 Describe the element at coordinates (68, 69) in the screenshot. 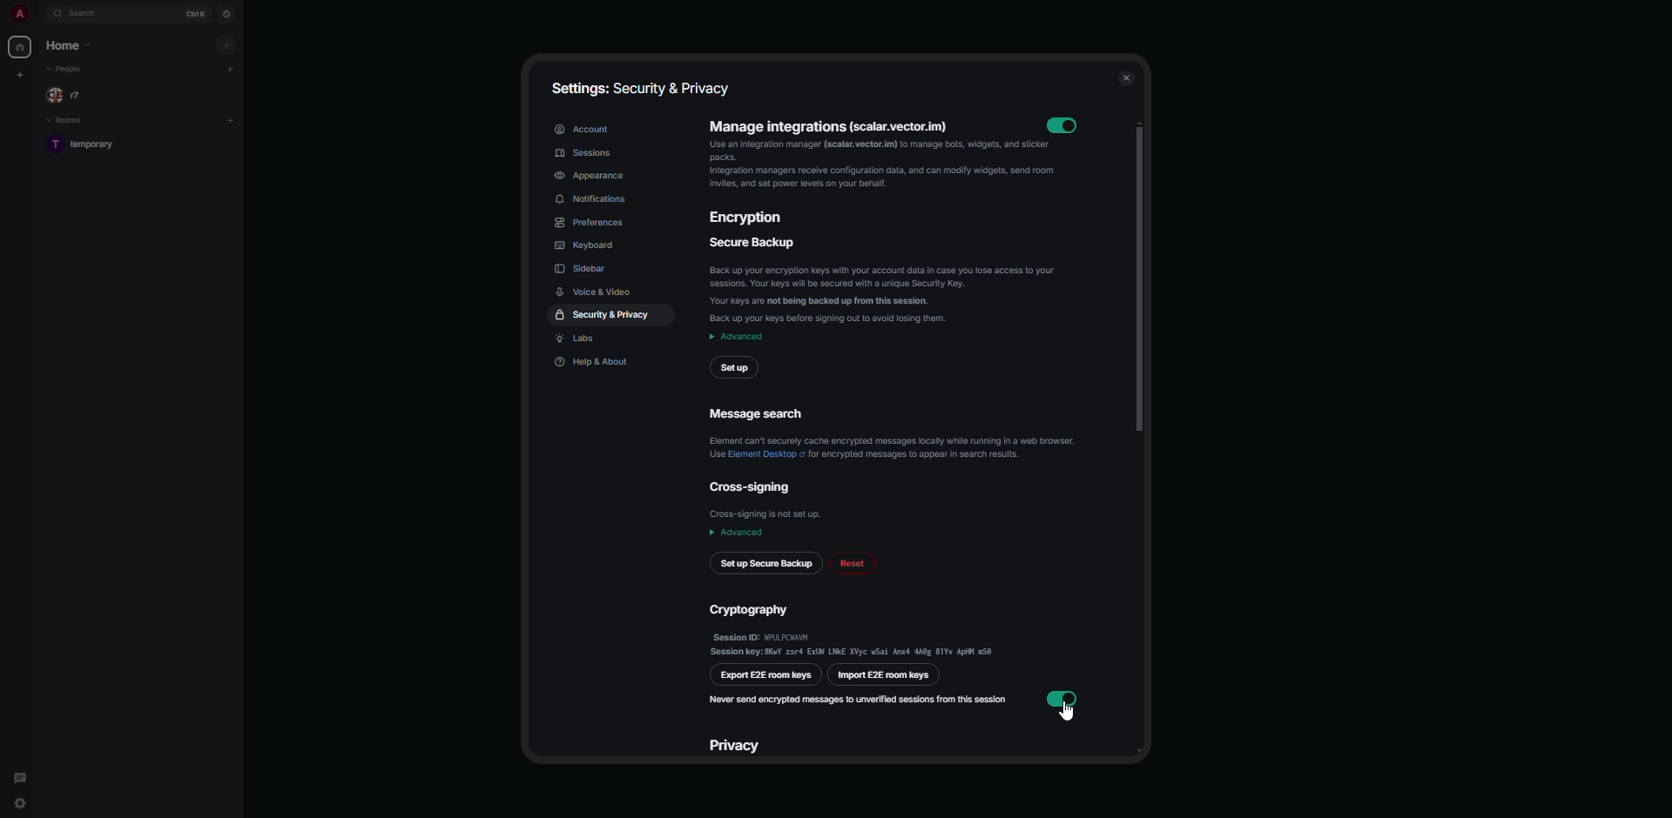

I see `people` at that location.